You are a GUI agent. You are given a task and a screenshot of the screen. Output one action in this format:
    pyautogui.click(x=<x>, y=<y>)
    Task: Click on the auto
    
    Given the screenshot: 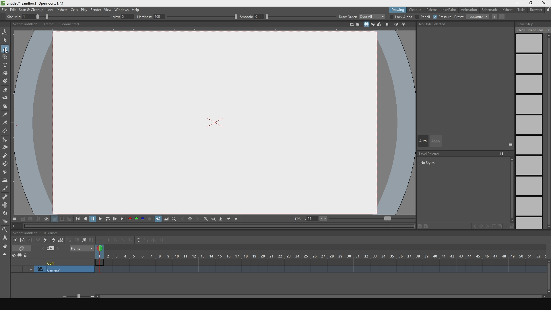 What is the action you would take?
    pyautogui.click(x=422, y=140)
    